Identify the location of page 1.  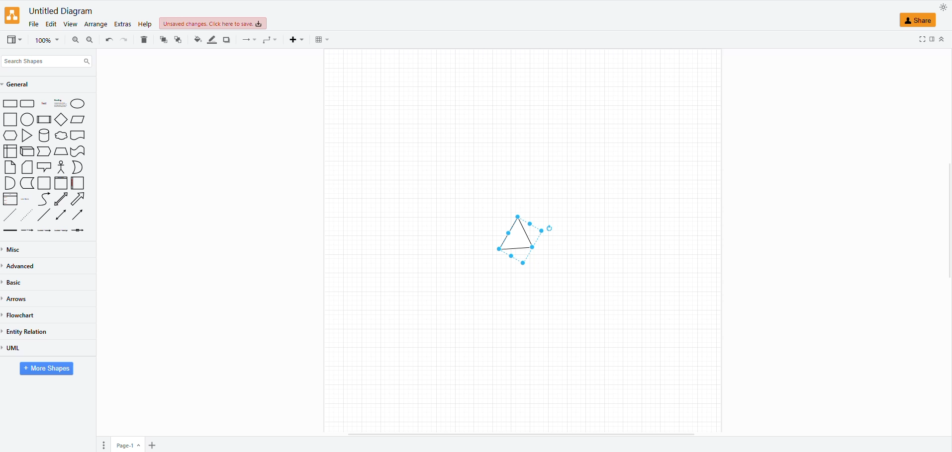
(129, 444).